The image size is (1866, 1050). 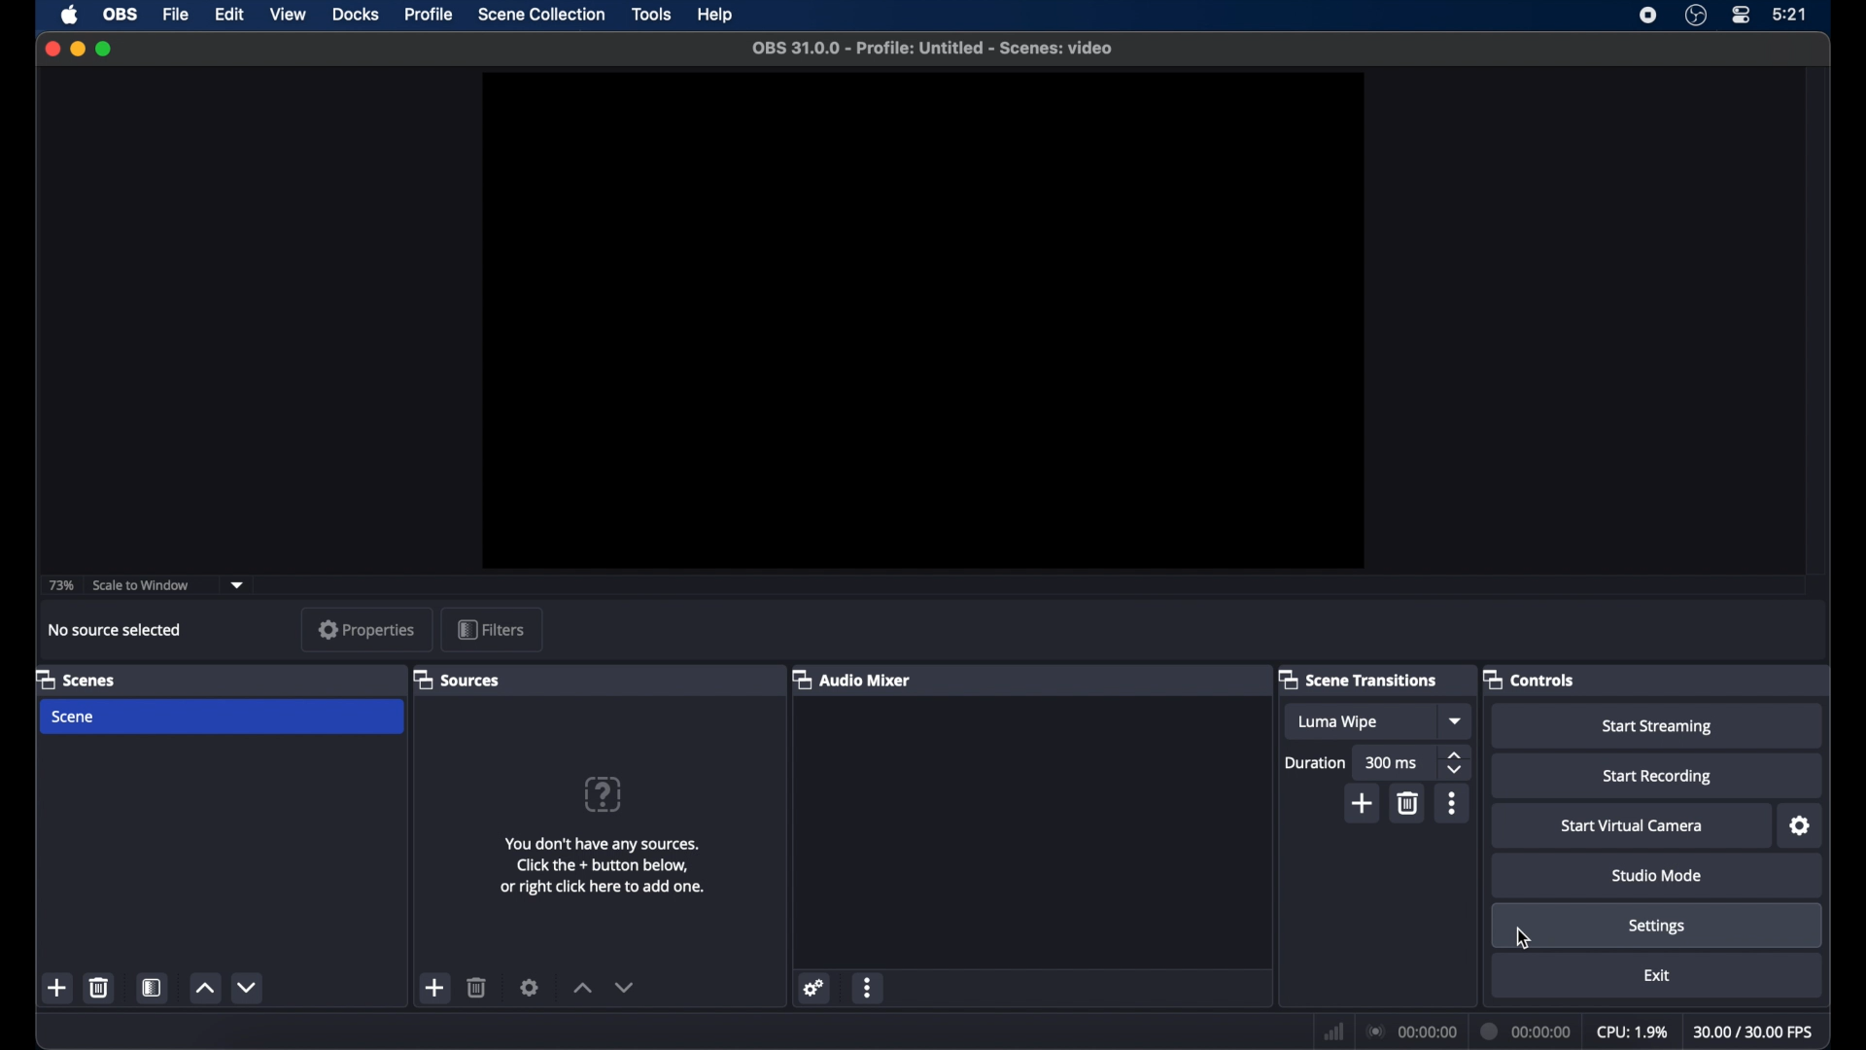 I want to click on profile, so click(x=430, y=14).